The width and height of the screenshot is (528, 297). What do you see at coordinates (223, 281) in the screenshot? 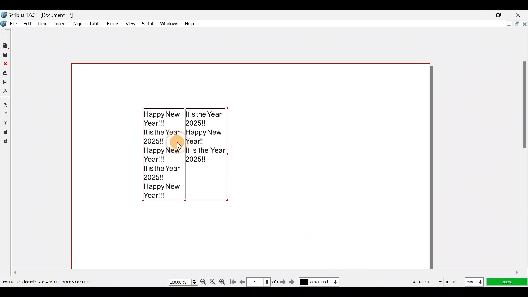
I see `Zoom in by the stepping value in tools preferences` at bounding box center [223, 281].